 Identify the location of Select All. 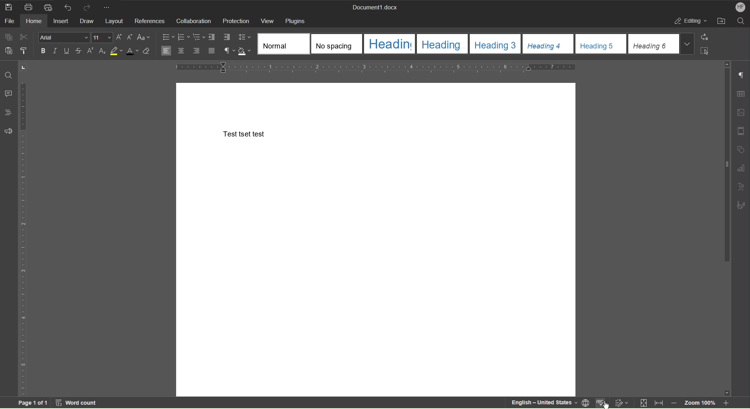
(704, 50).